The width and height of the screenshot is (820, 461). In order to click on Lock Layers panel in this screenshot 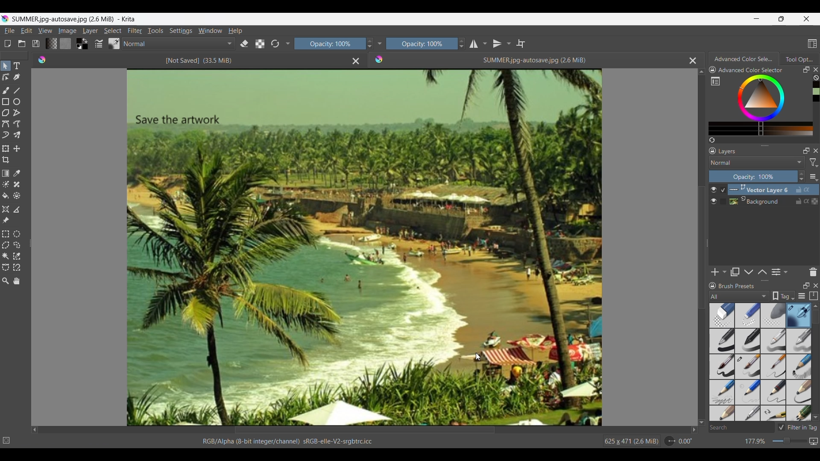, I will do `click(713, 151)`.